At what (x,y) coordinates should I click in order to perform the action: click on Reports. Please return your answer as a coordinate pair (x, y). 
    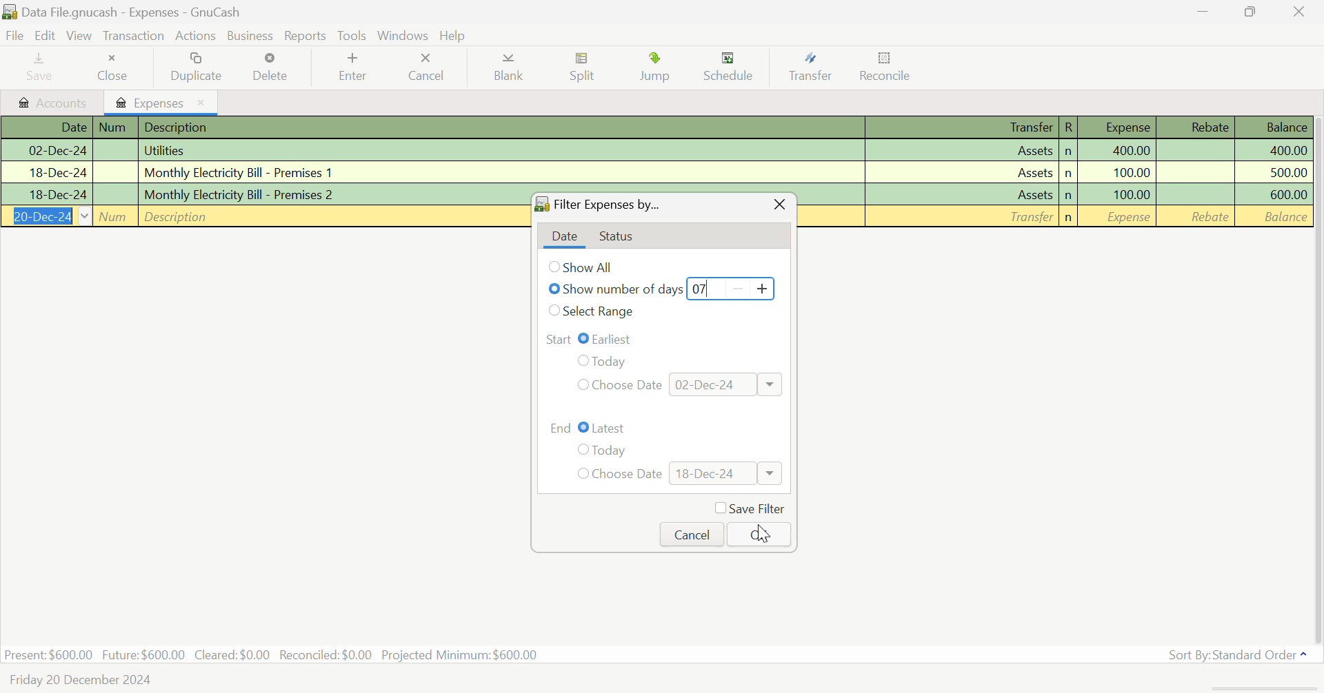
    Looking at the image, I should click on (305, 34).